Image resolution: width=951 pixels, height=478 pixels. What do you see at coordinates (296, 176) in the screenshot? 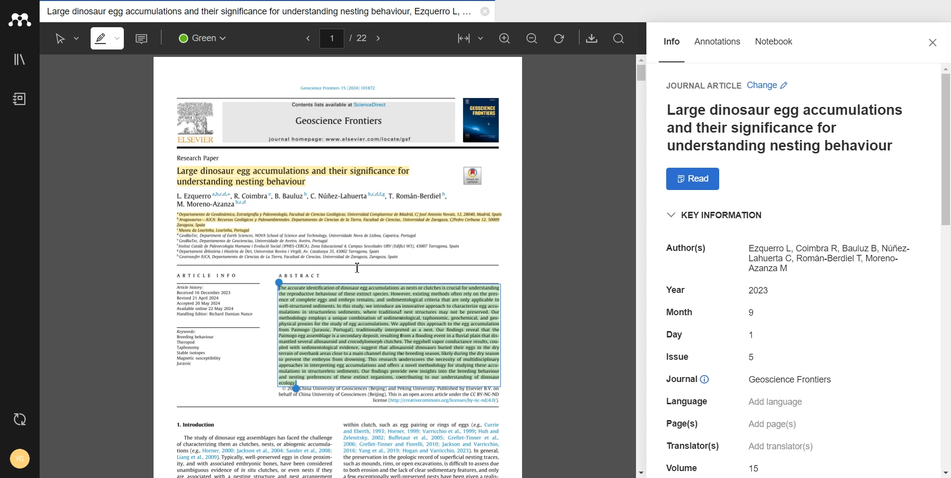
I see `Highlighted Text` at bounding box center [296, 176].